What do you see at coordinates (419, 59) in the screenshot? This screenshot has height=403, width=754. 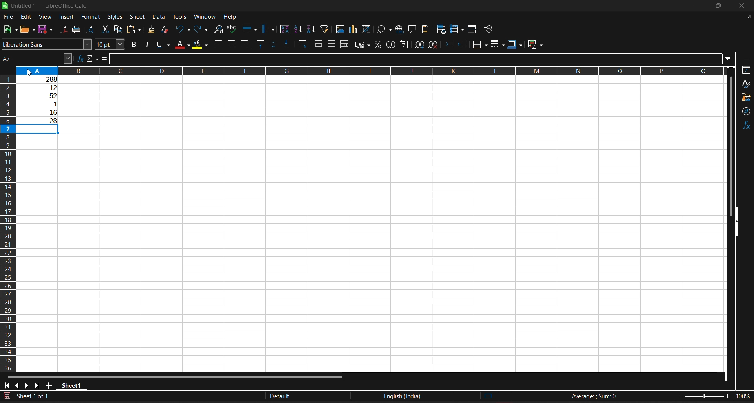 I see `input line` at bounding box center [419, 59].